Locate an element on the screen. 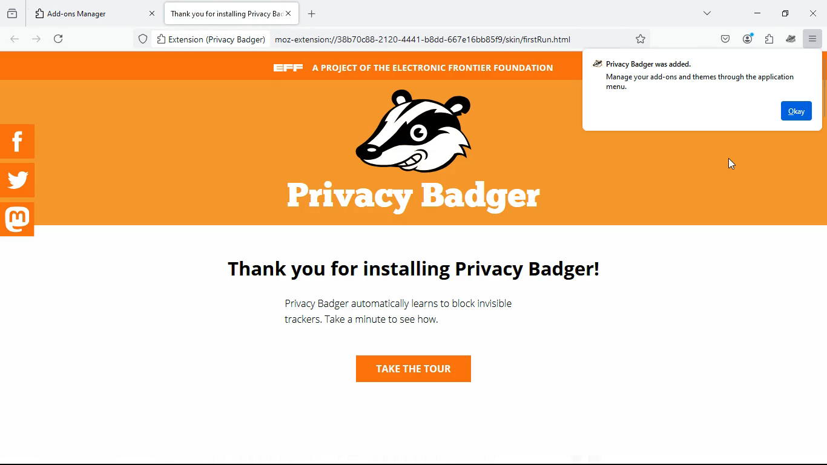  extensions is located at coordinates (769, 38).